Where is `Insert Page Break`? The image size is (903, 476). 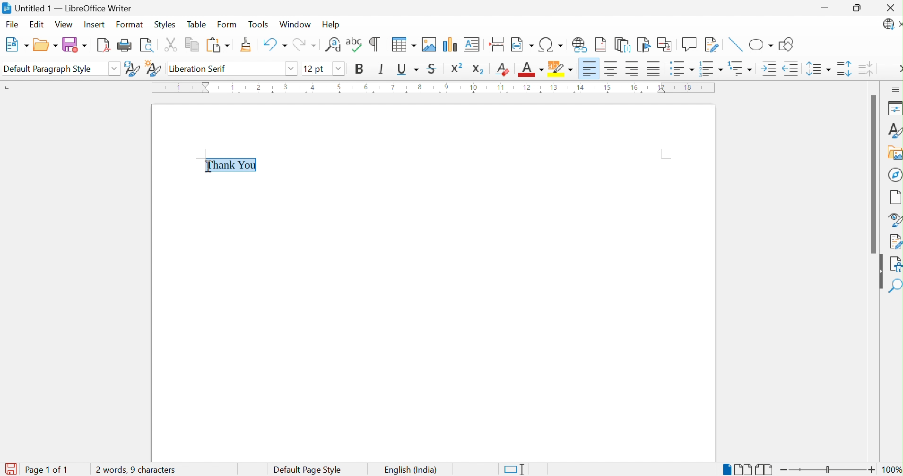
Insert Page Break is located at coordinates (496, 44).